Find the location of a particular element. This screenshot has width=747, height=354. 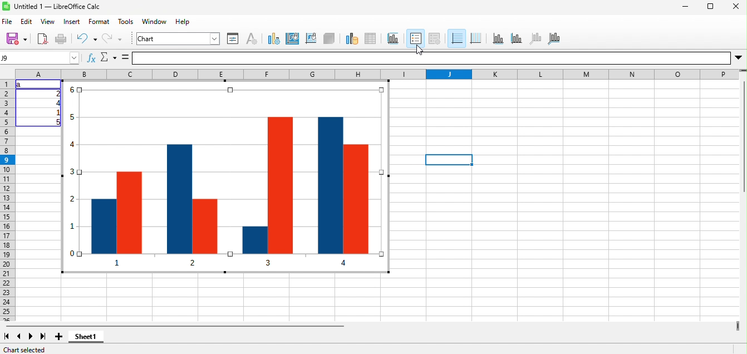

chart element is located at coordinates (178, 39).